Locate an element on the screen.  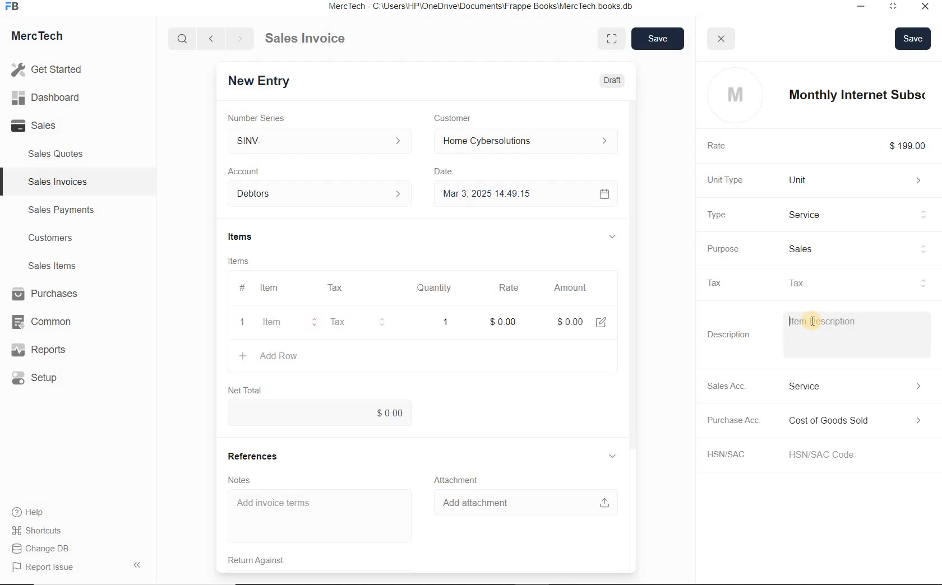
hide sub menu is located at coordinates (613, 456).